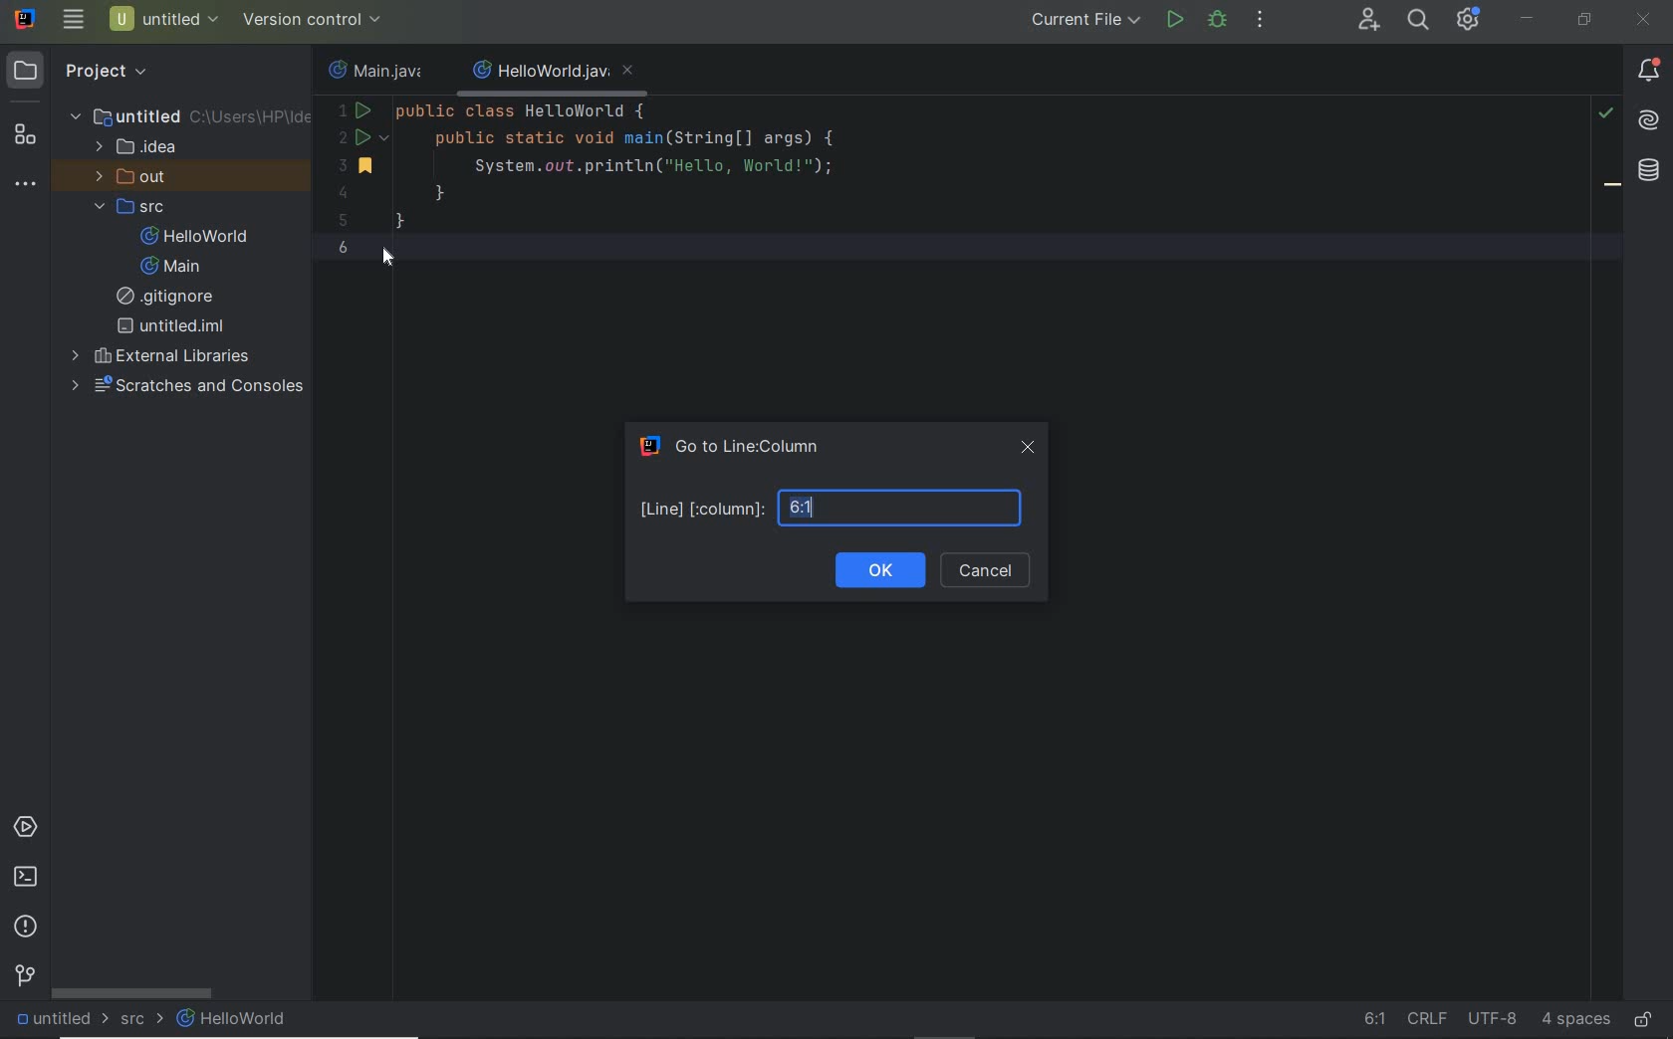 Image resolution: width=1673 pixels, height=1039 pixels. Describe the element at coordinates (1262, 20) in the screenshot. I see `more actions` at that location.